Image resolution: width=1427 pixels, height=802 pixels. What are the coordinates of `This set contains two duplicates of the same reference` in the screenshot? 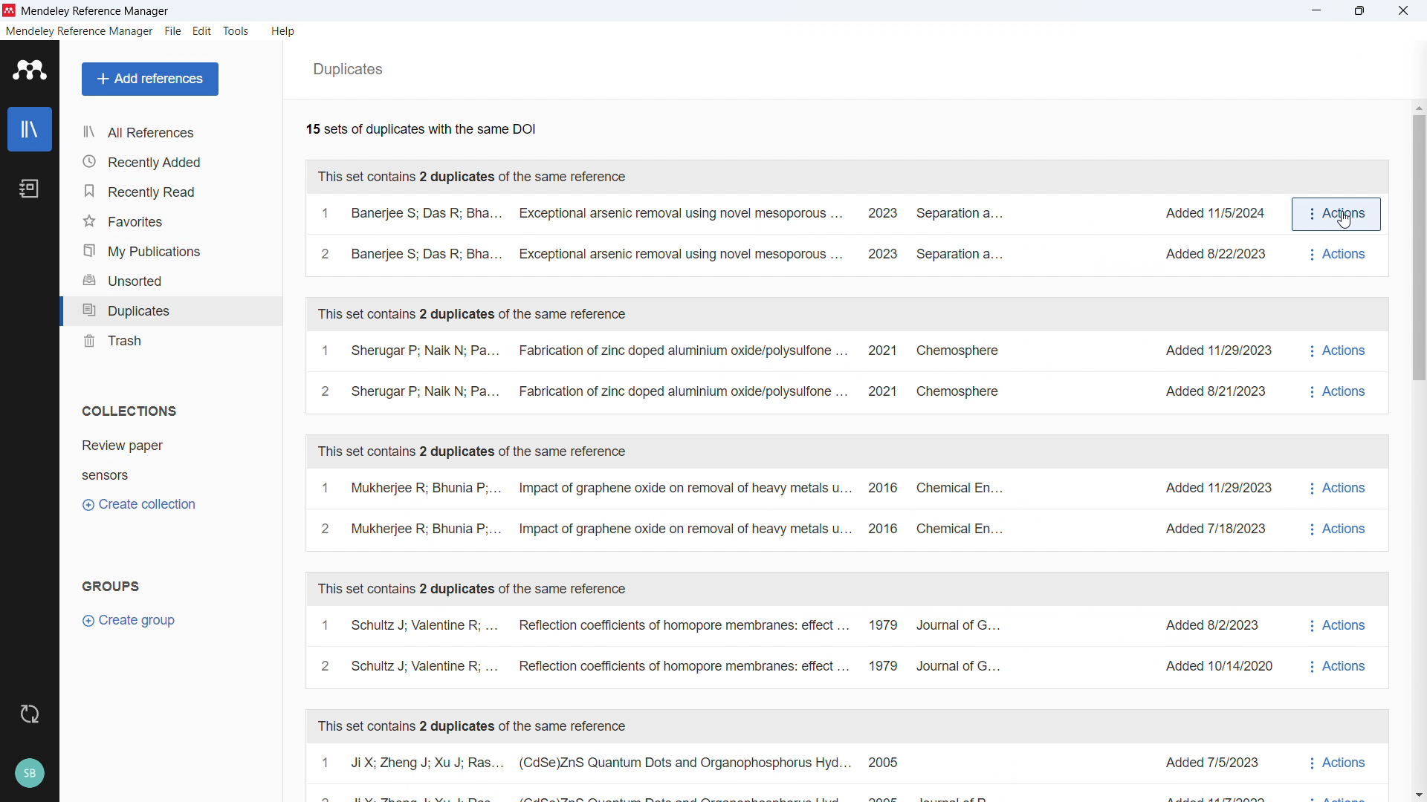 It's located at (472, 727).